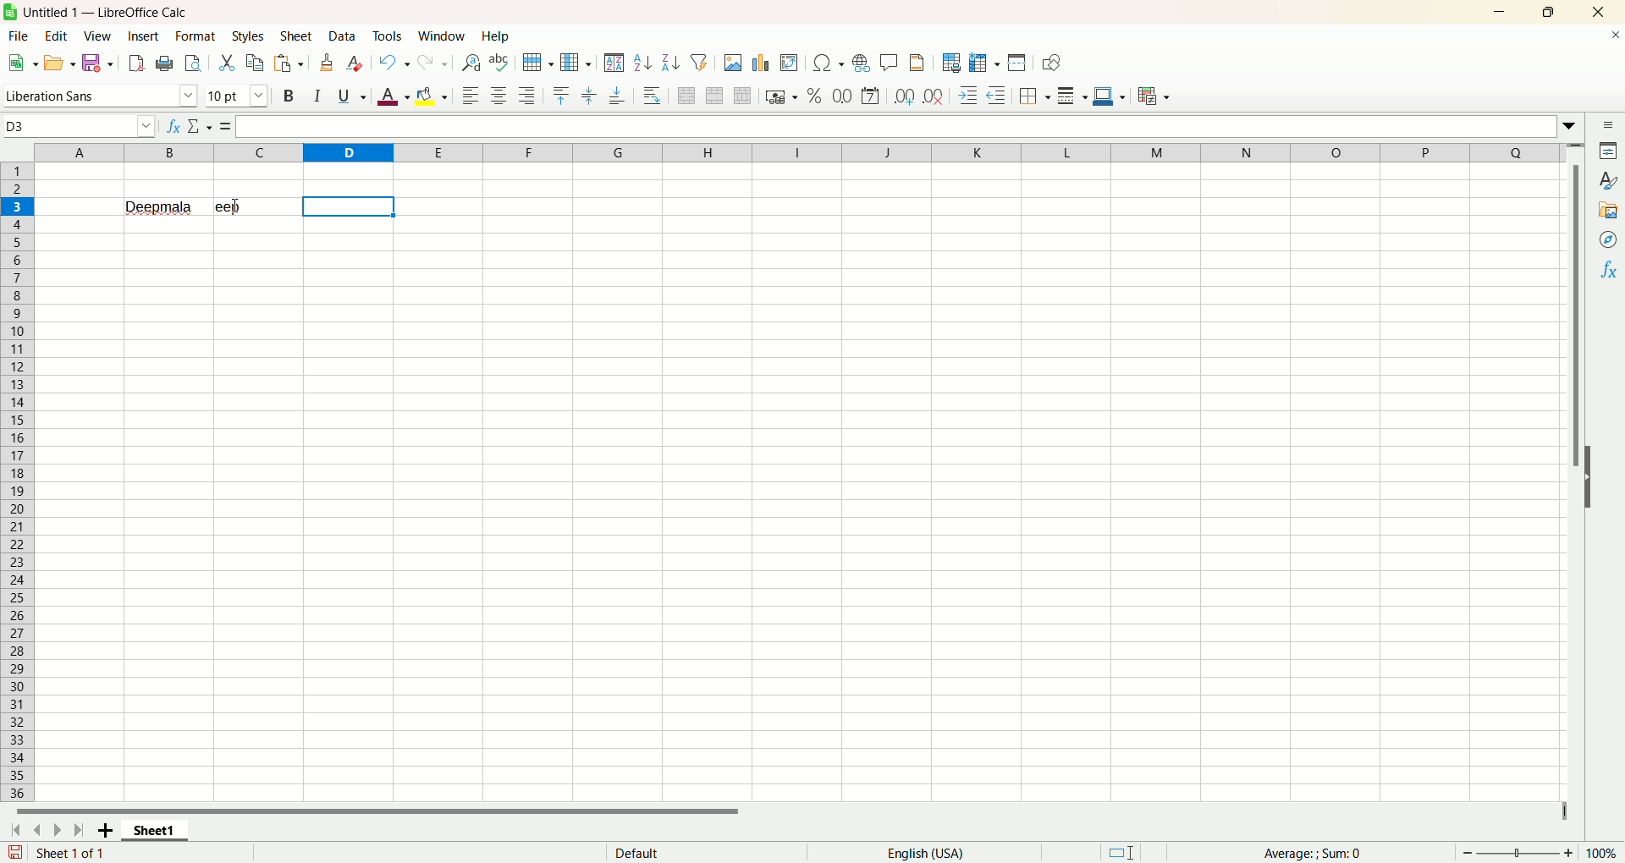 The height and width of the screenshot is (863, 1625). I want to click on Pivot table, so click(790, 63).